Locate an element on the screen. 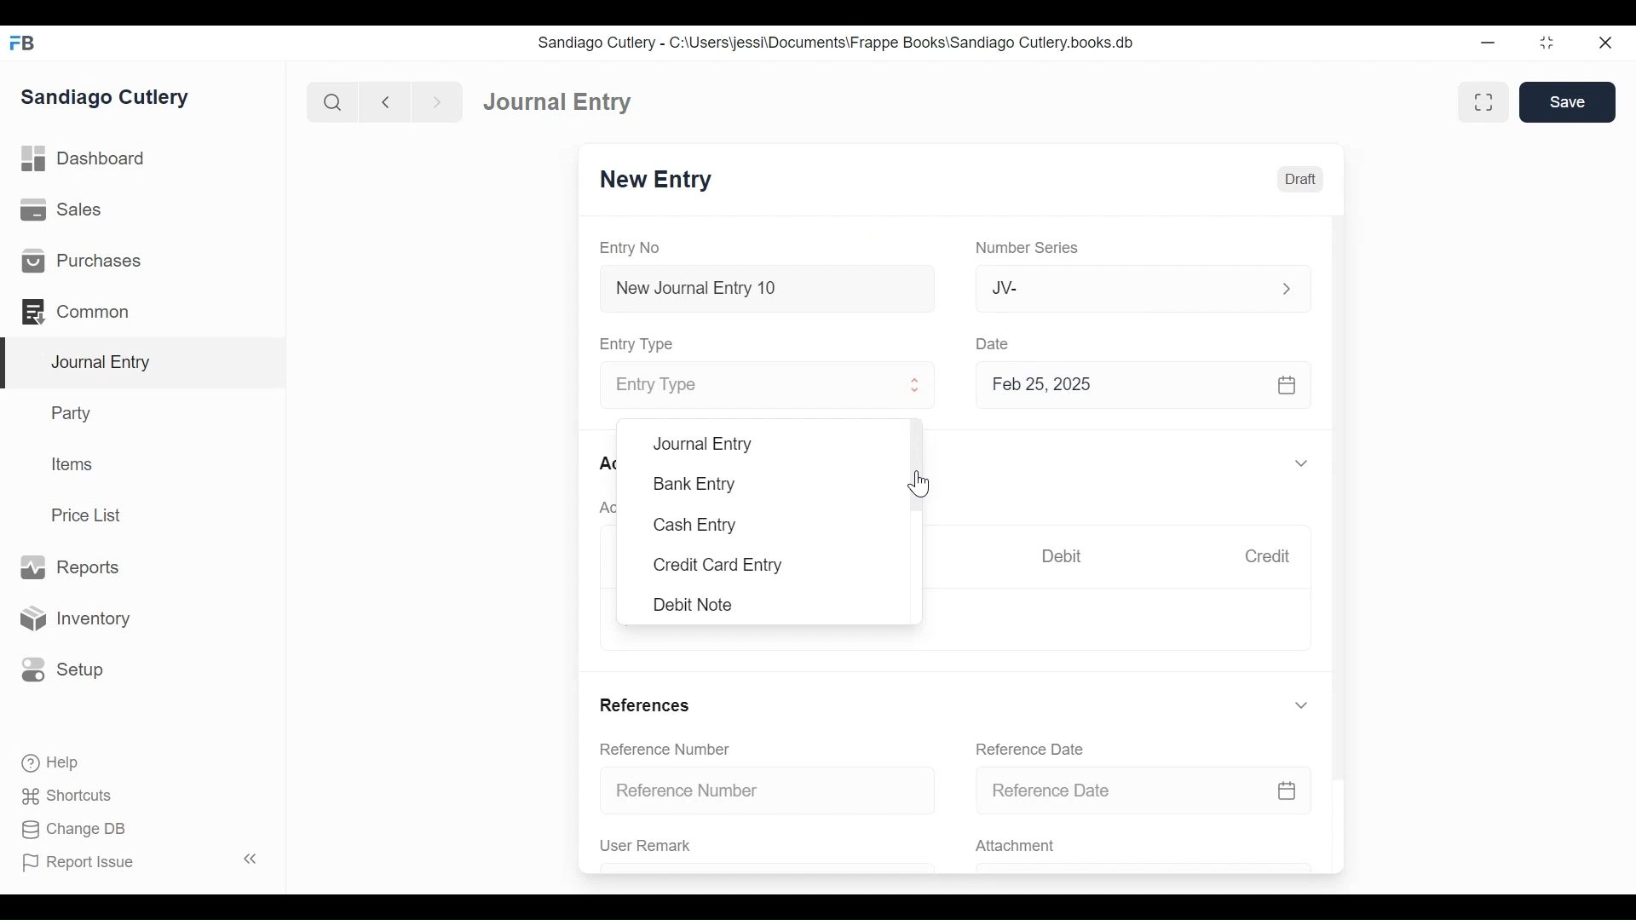 Image resolution: width=1636 pixels, height=920 pixels. Change DB is located at coordinates (68, 829).